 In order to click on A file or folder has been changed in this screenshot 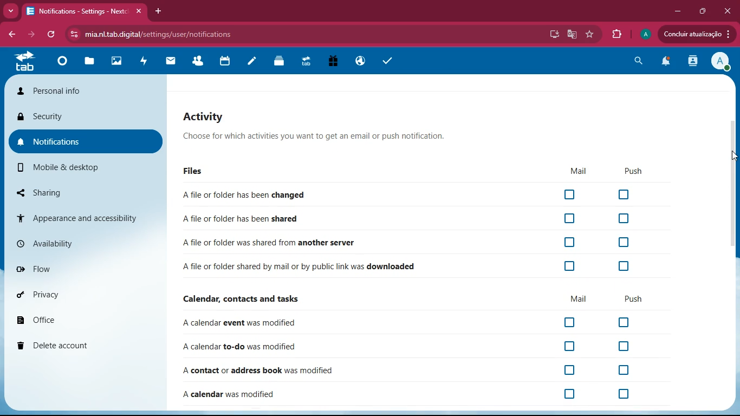, I will do `click(243, 196)`.